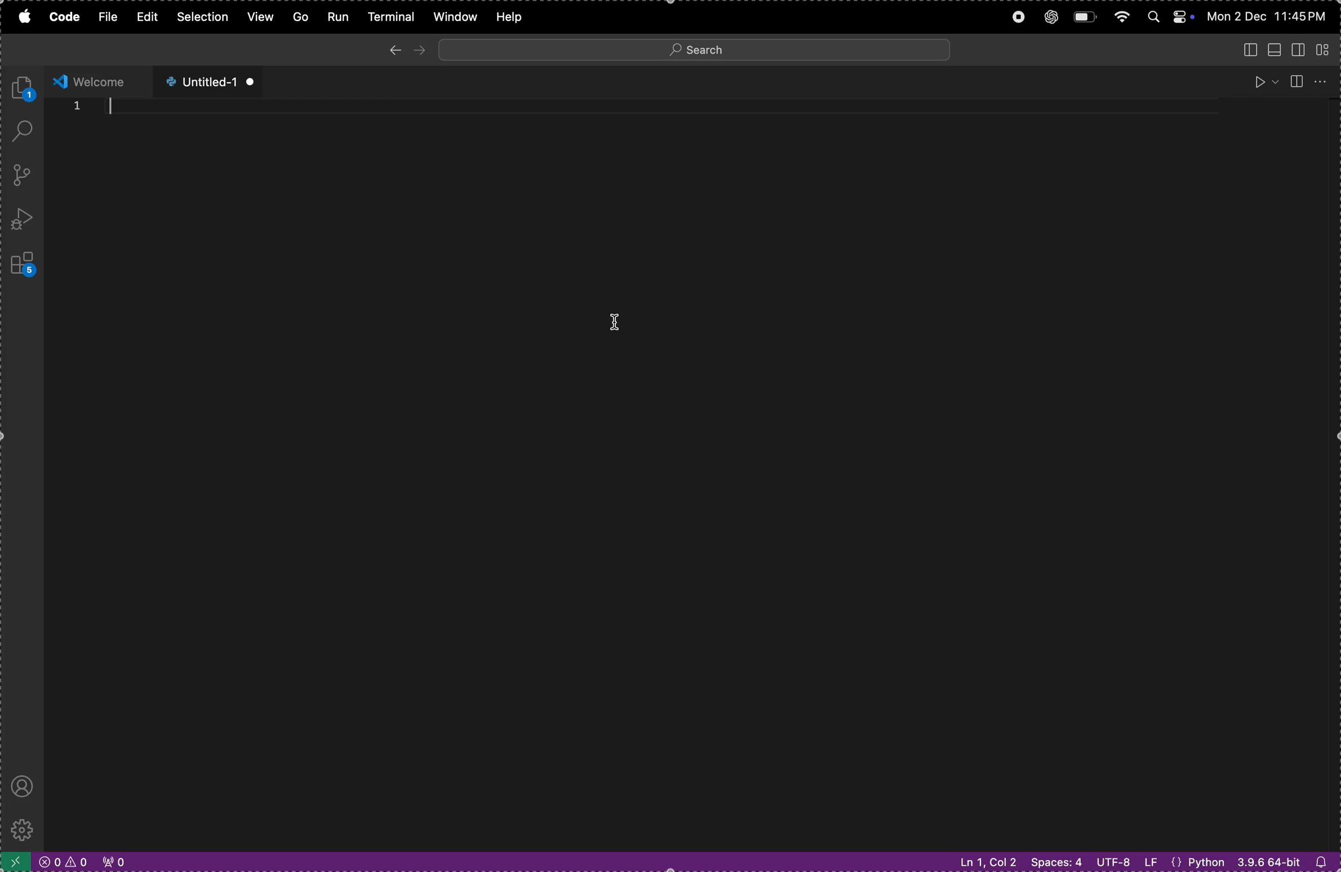  I want to click on run, so click(1263, 81).